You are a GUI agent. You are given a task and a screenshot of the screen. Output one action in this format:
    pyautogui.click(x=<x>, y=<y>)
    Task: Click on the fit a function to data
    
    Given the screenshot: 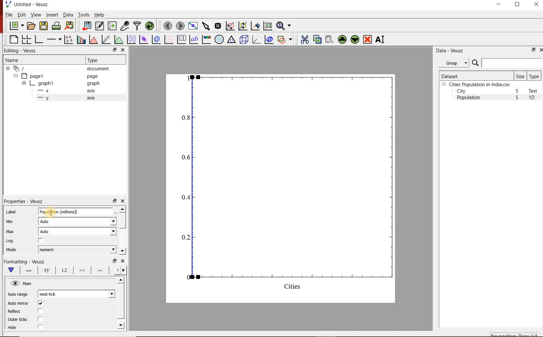 What is the action you would take?
    pyautogui.click(x=106, y=39)
    